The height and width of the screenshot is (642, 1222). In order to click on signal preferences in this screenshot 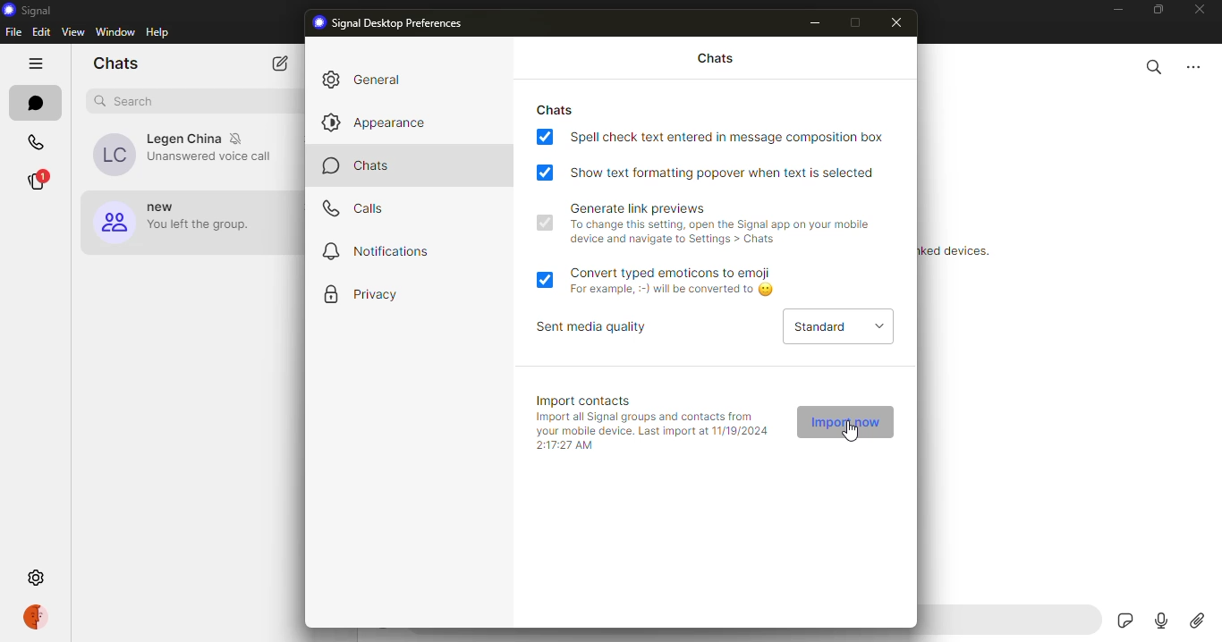, I will do `click(392, 23)`.